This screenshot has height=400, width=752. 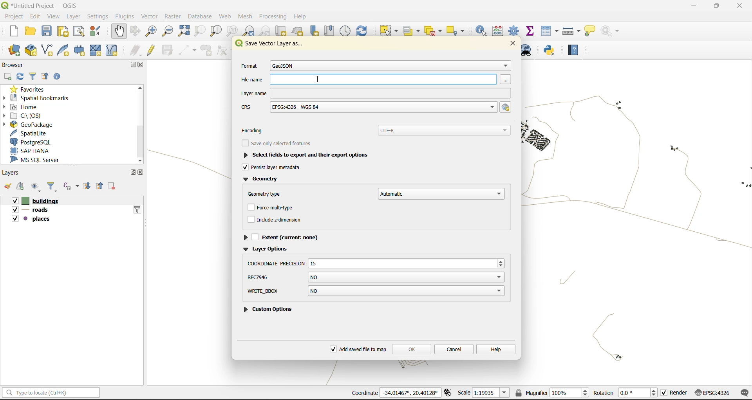 What do you see at coordinates (375, 93) in the screenshot?
I see `layer name` at bounding box center [375, 93].